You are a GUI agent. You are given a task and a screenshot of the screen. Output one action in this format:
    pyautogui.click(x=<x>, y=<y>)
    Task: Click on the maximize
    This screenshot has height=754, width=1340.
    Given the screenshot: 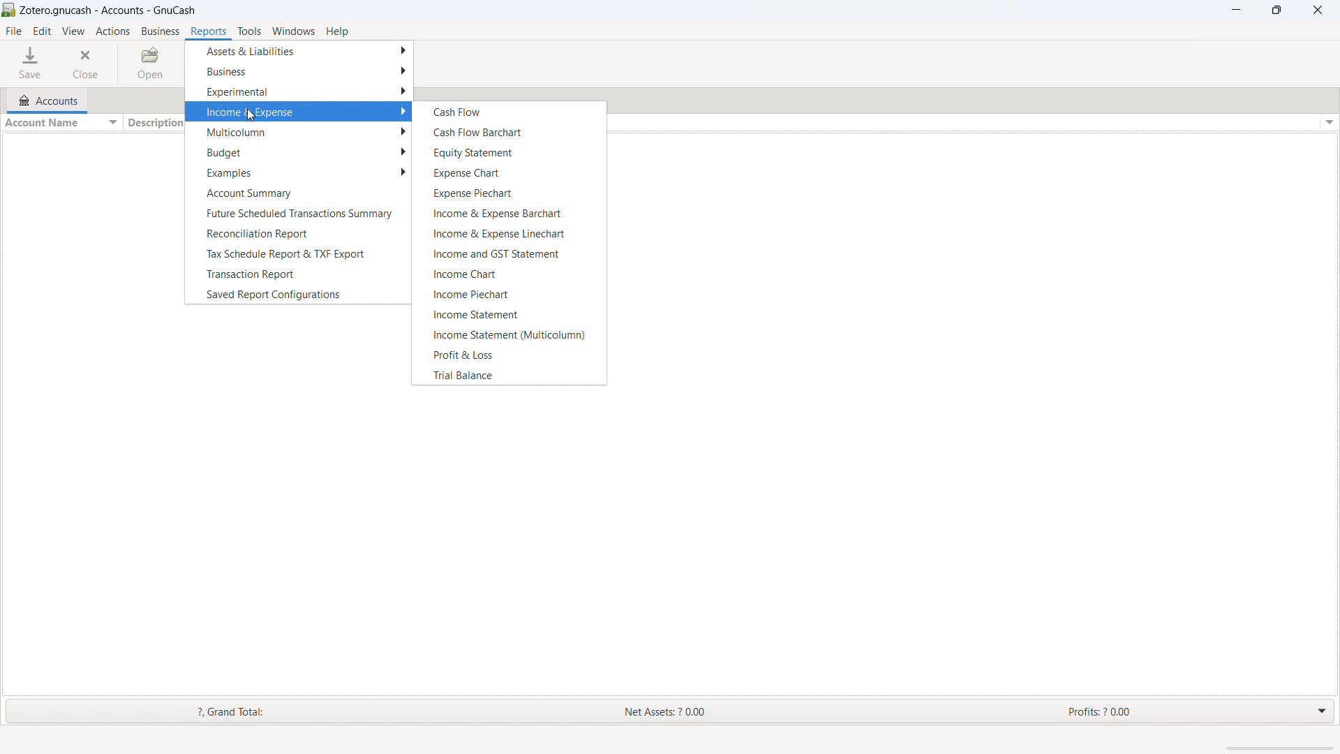 What is the action you would take?
    pyautogui.click(x=1276, y=10)
    